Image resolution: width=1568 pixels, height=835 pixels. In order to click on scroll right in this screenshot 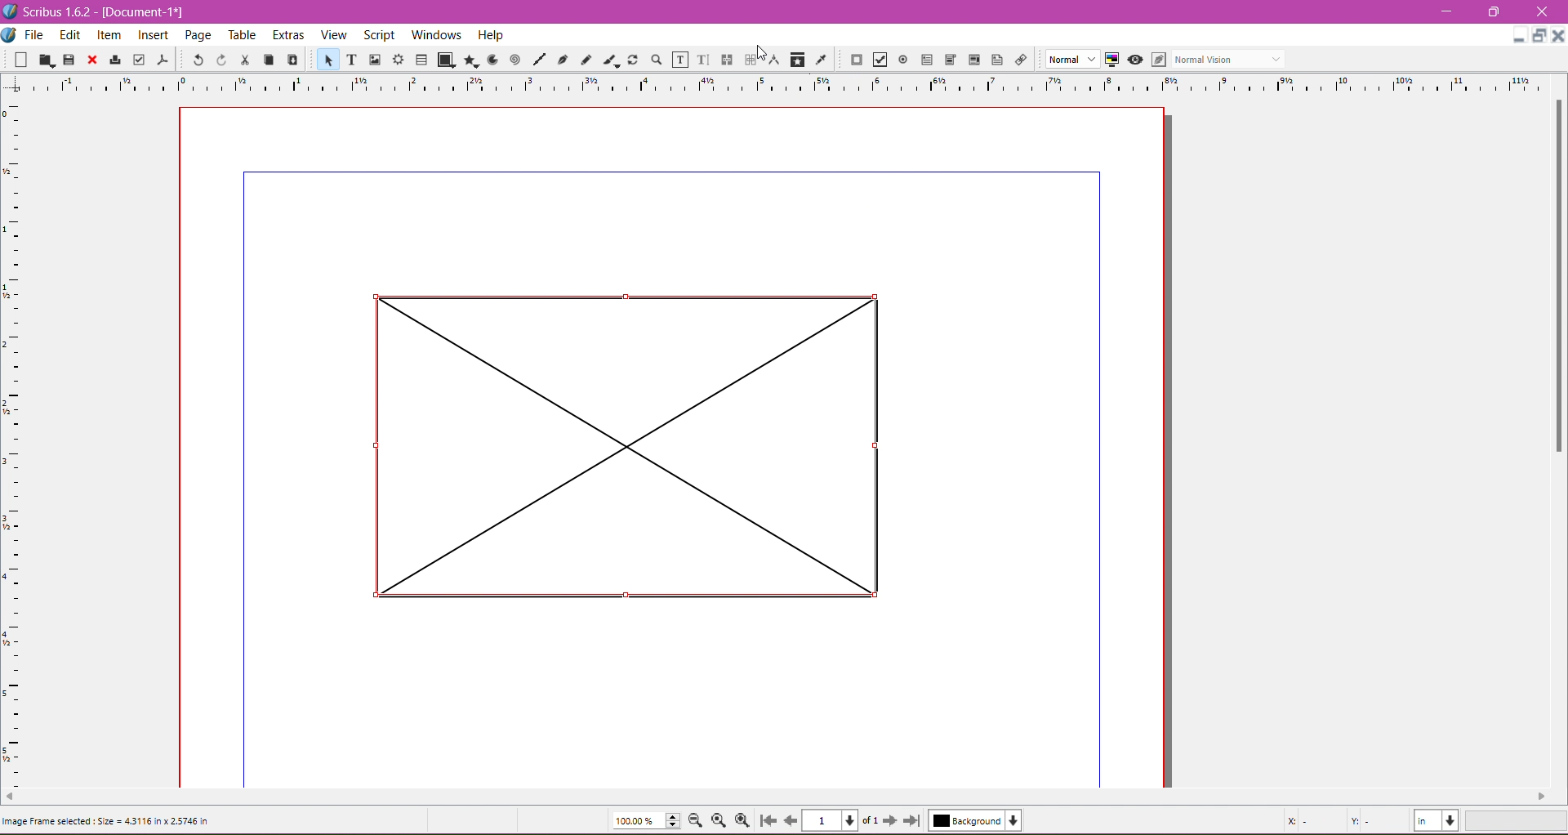, I will do `click(1548, 795)`.